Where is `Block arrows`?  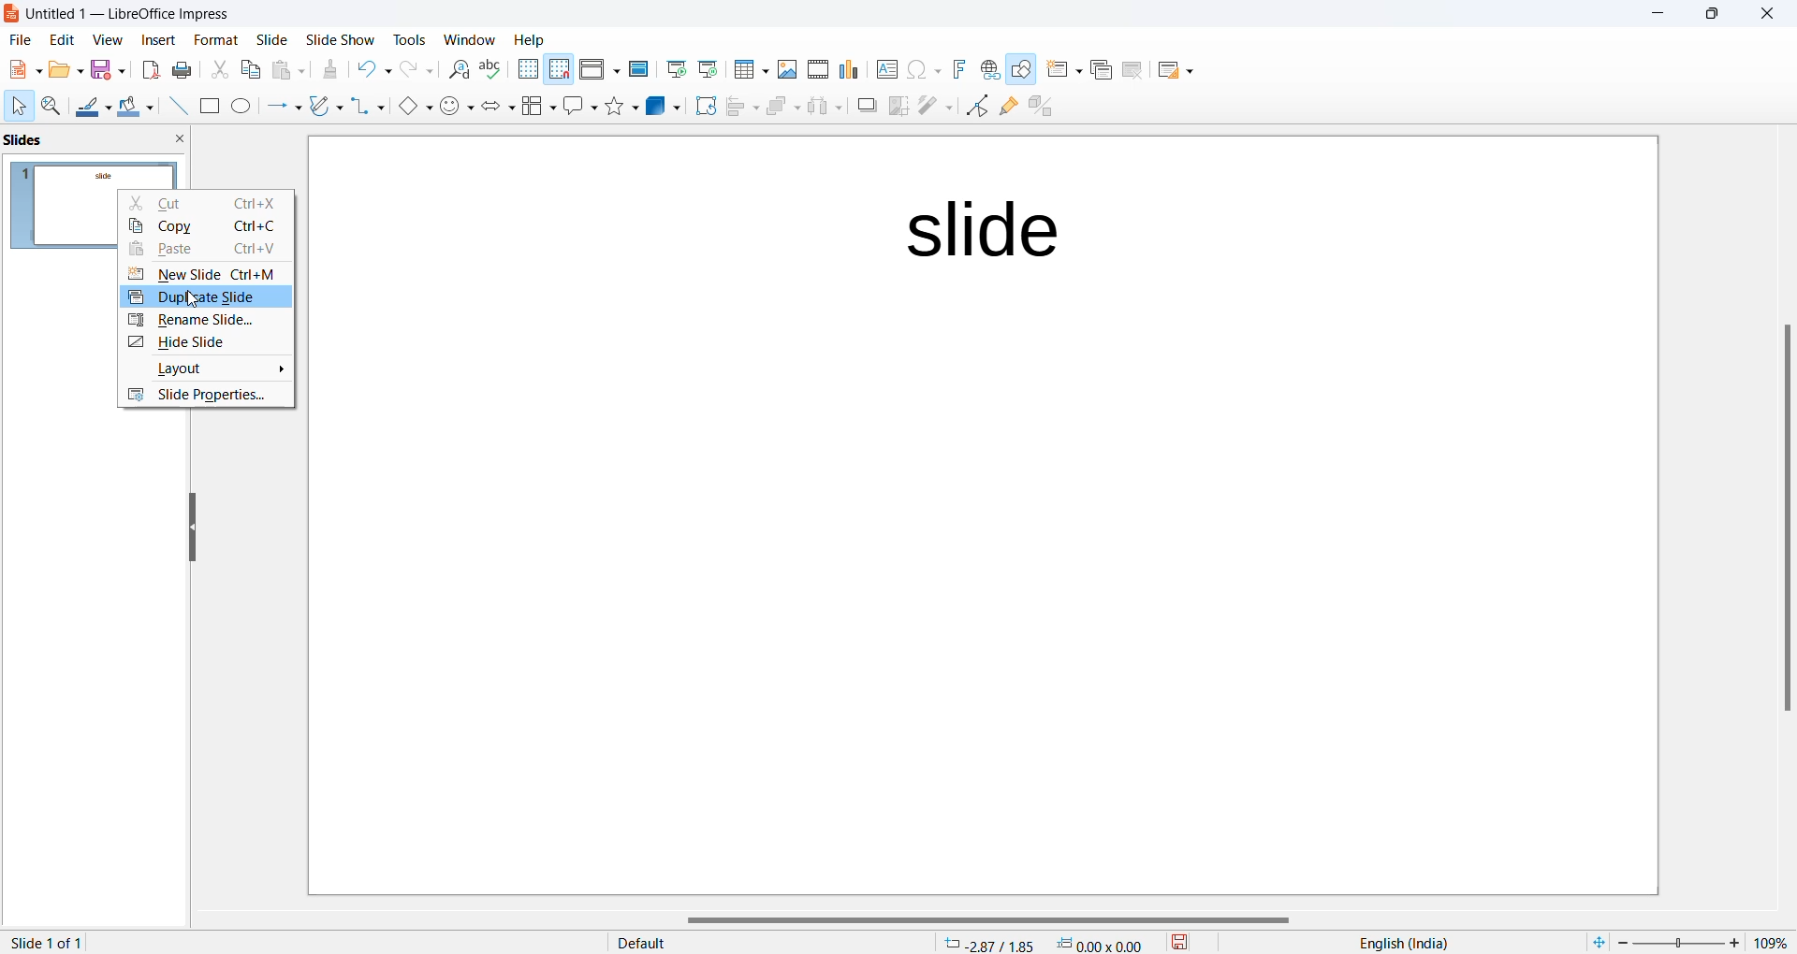 Block arrows is located at coordinates (495, 108).